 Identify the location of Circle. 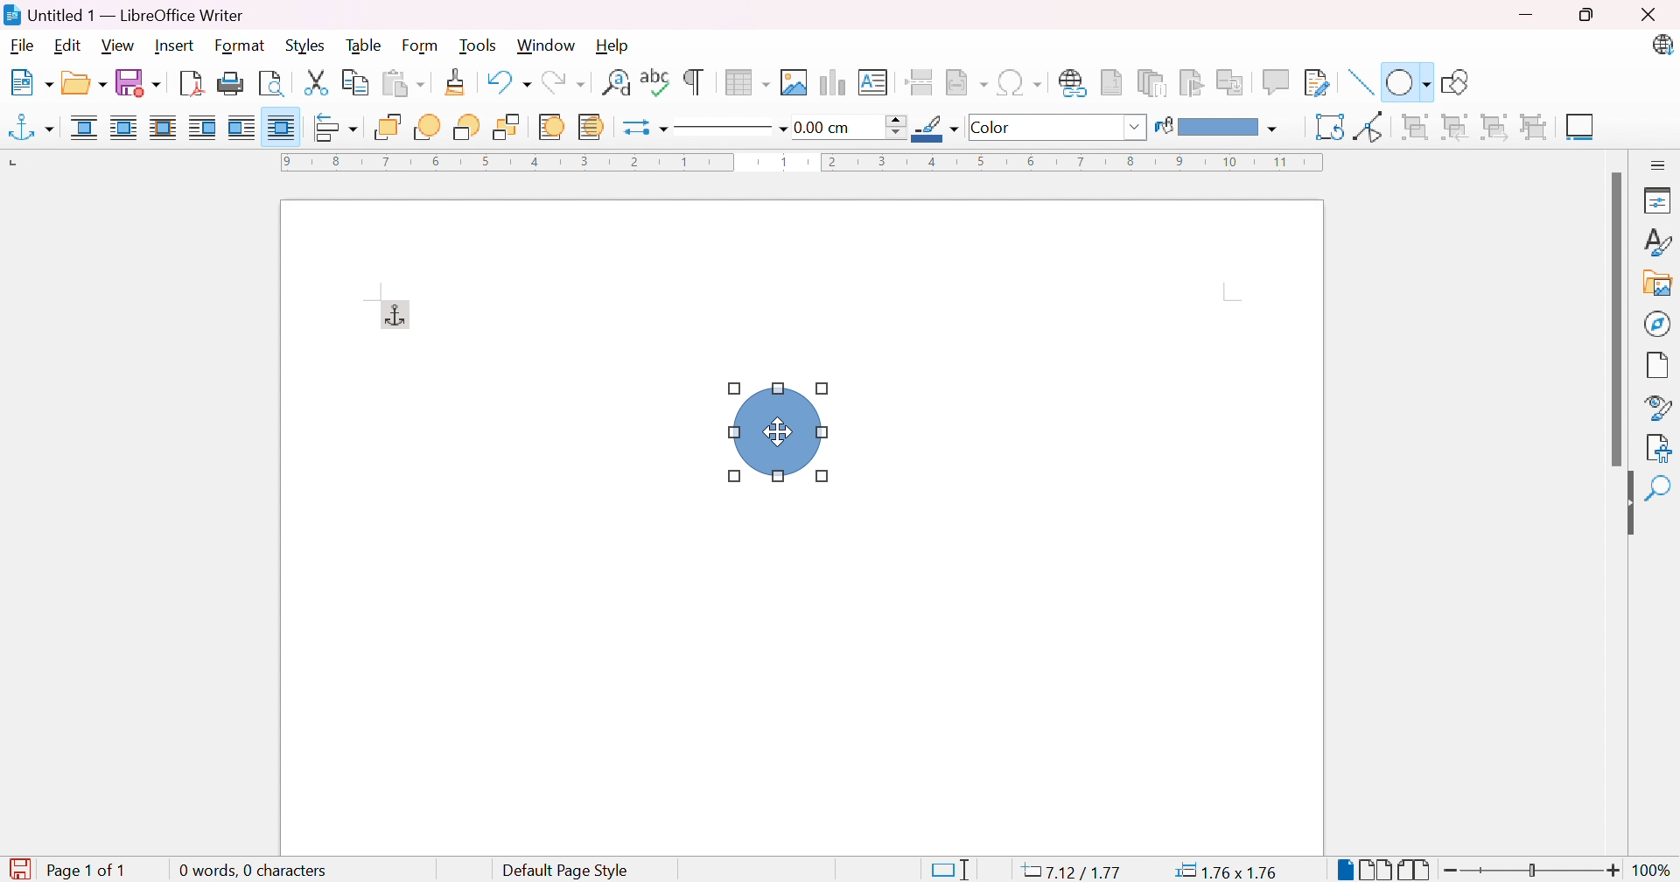
(775, 431).